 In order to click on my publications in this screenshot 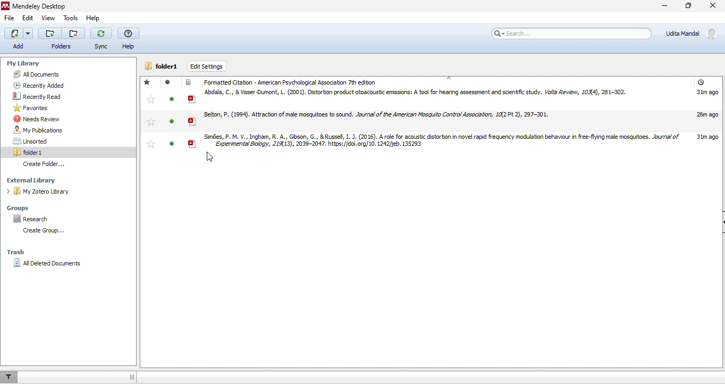, I will do `click(47, 130)`.